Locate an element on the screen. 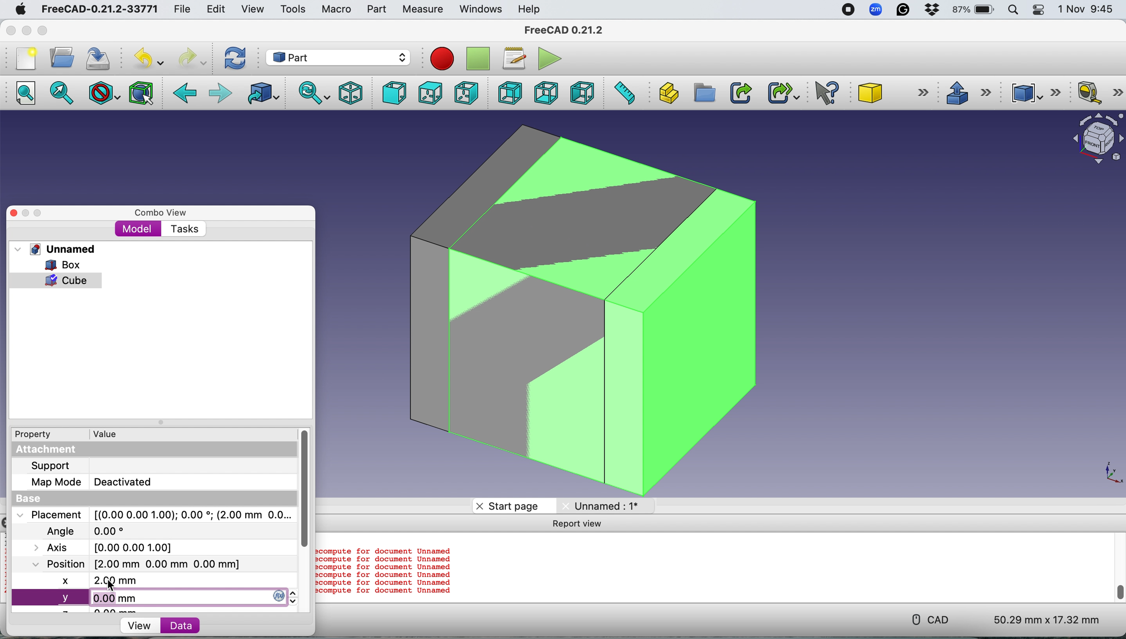 Image resolution: width=1126 pixels, height=639 pixels. Bounding box is located at coordinates (142, 92).